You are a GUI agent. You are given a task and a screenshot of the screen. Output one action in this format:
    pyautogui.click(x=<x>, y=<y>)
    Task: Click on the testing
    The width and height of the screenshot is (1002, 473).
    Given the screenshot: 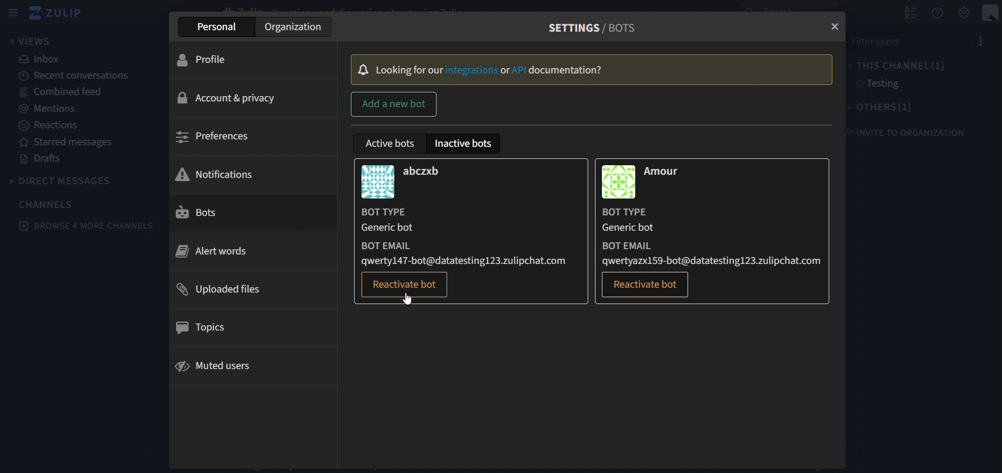 What is the action you would take?
    pyautogui.click(x=876, y=84)
    